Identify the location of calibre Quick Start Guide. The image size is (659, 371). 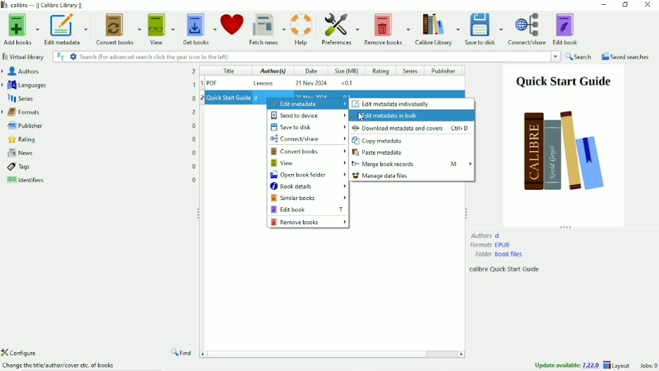
(506, 269).